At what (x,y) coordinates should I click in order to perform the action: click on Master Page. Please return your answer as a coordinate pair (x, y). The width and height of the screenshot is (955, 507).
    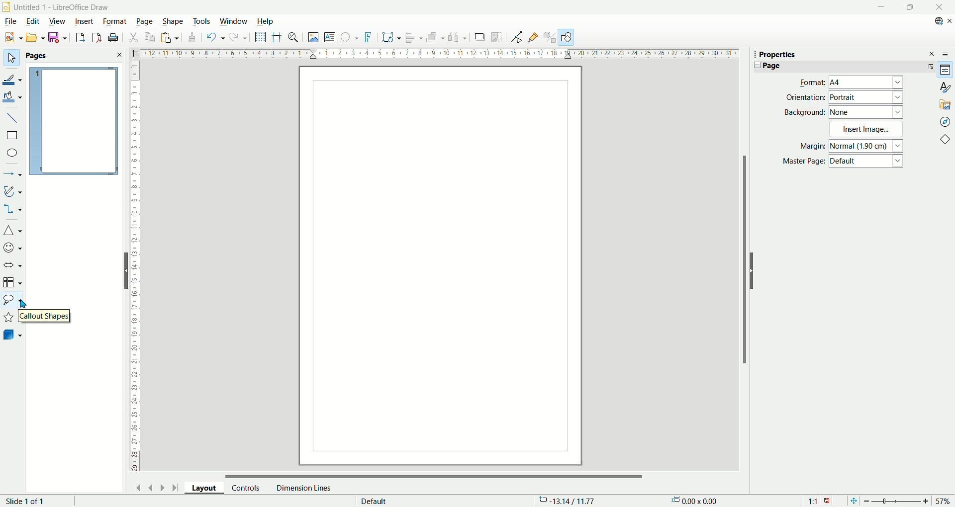
    Looking at the image, I should click on (804, 162).